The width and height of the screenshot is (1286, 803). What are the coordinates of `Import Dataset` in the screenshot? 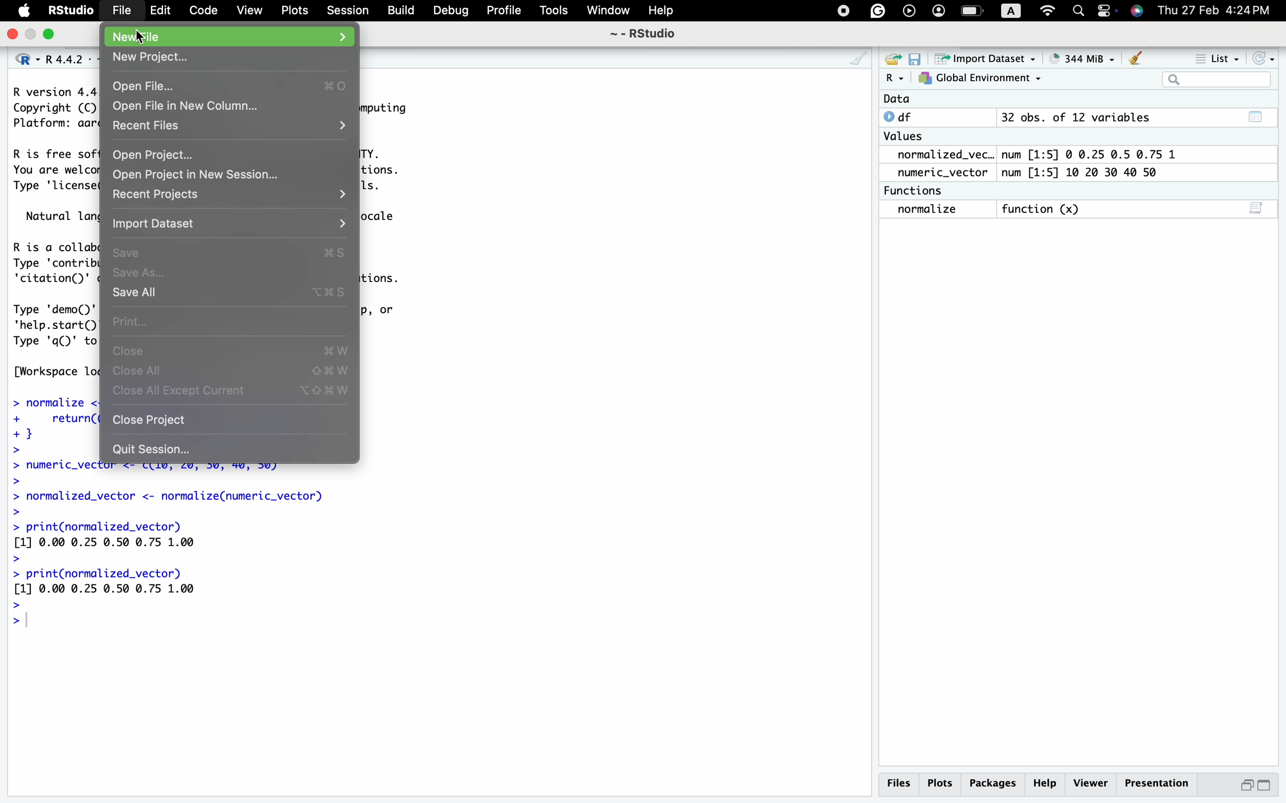 It's located at (151, 224).